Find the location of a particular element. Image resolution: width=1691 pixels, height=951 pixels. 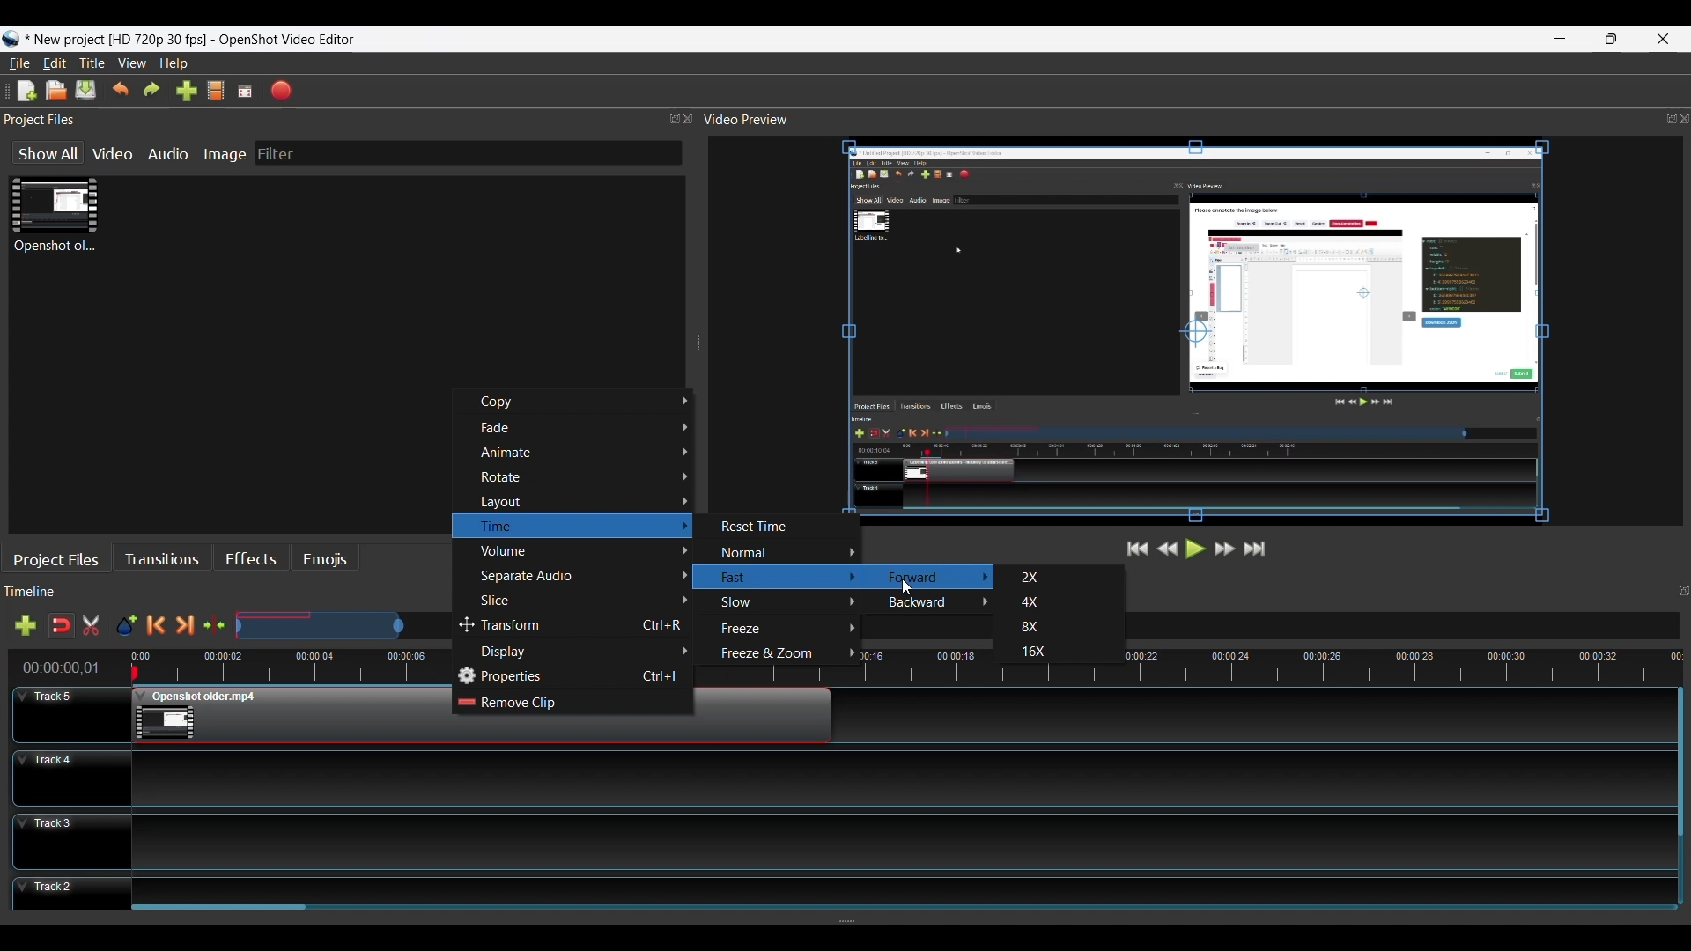

OpenShot video editor is located at coordinates (294, 40).